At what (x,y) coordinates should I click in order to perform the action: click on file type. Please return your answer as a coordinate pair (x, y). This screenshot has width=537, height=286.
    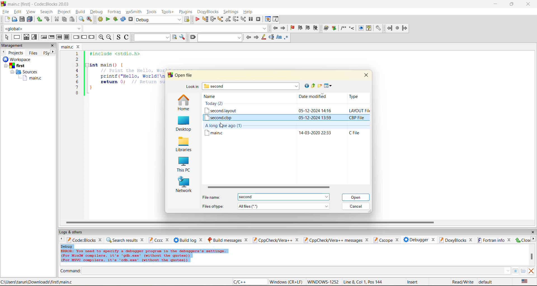
    Looking at the image, I should click on (359, 110).